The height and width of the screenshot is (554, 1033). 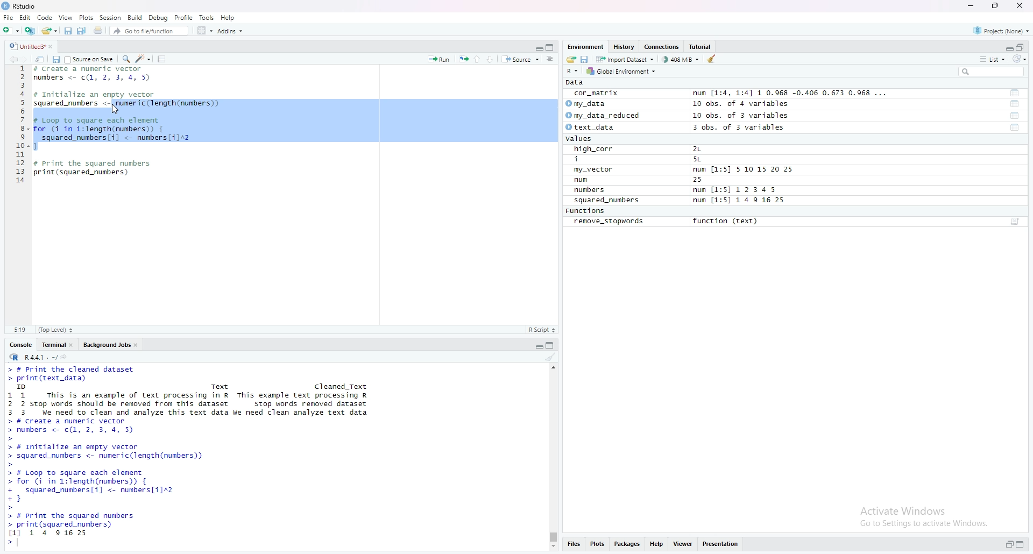 I want to click on Workspace panes, so click(x=204, y=30).